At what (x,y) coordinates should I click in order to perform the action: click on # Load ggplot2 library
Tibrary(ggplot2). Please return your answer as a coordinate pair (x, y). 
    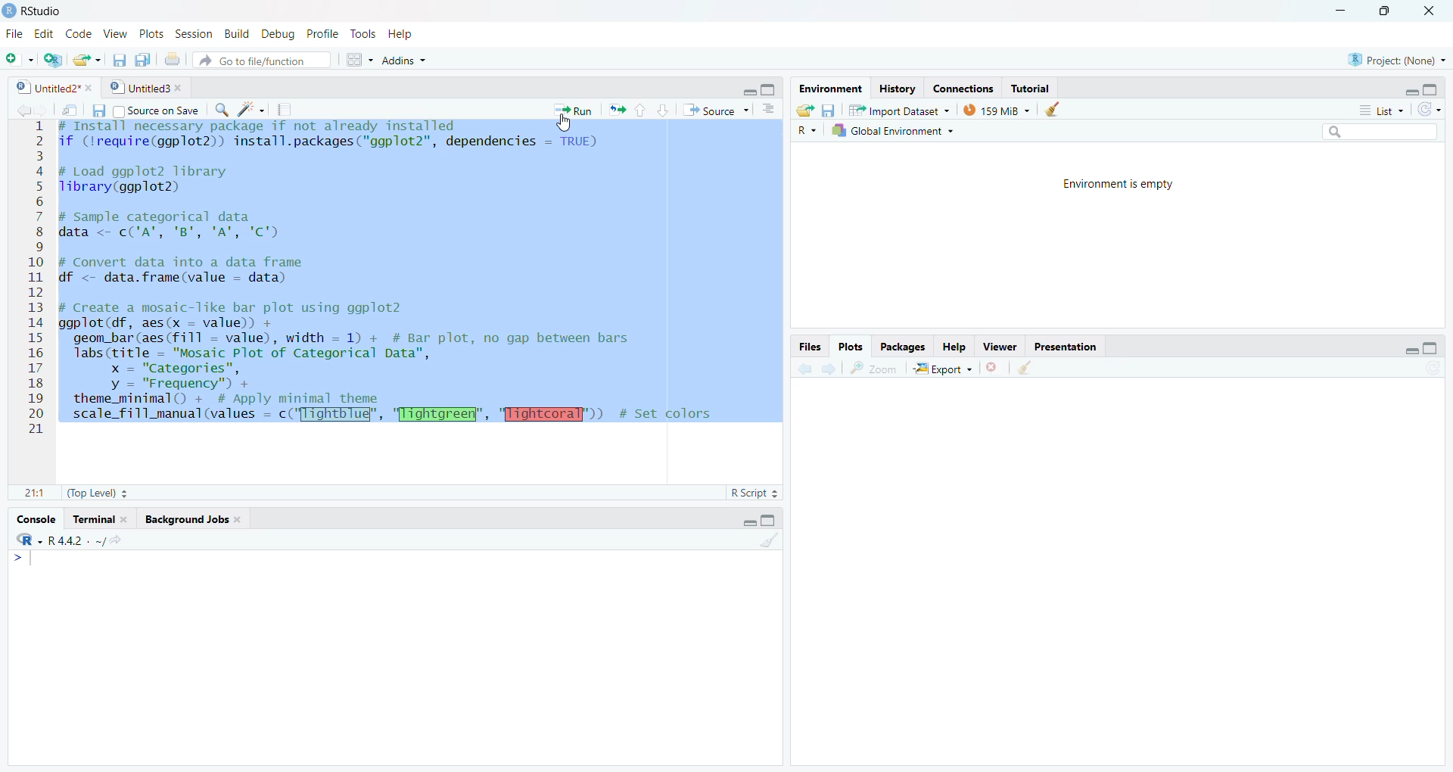
    Looking at the image, I should click on (148, 180).